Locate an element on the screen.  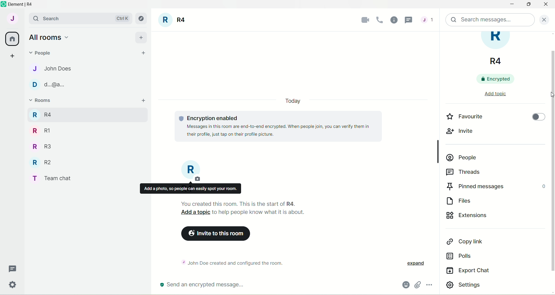
R R4 is located at coordinates (41, 114).